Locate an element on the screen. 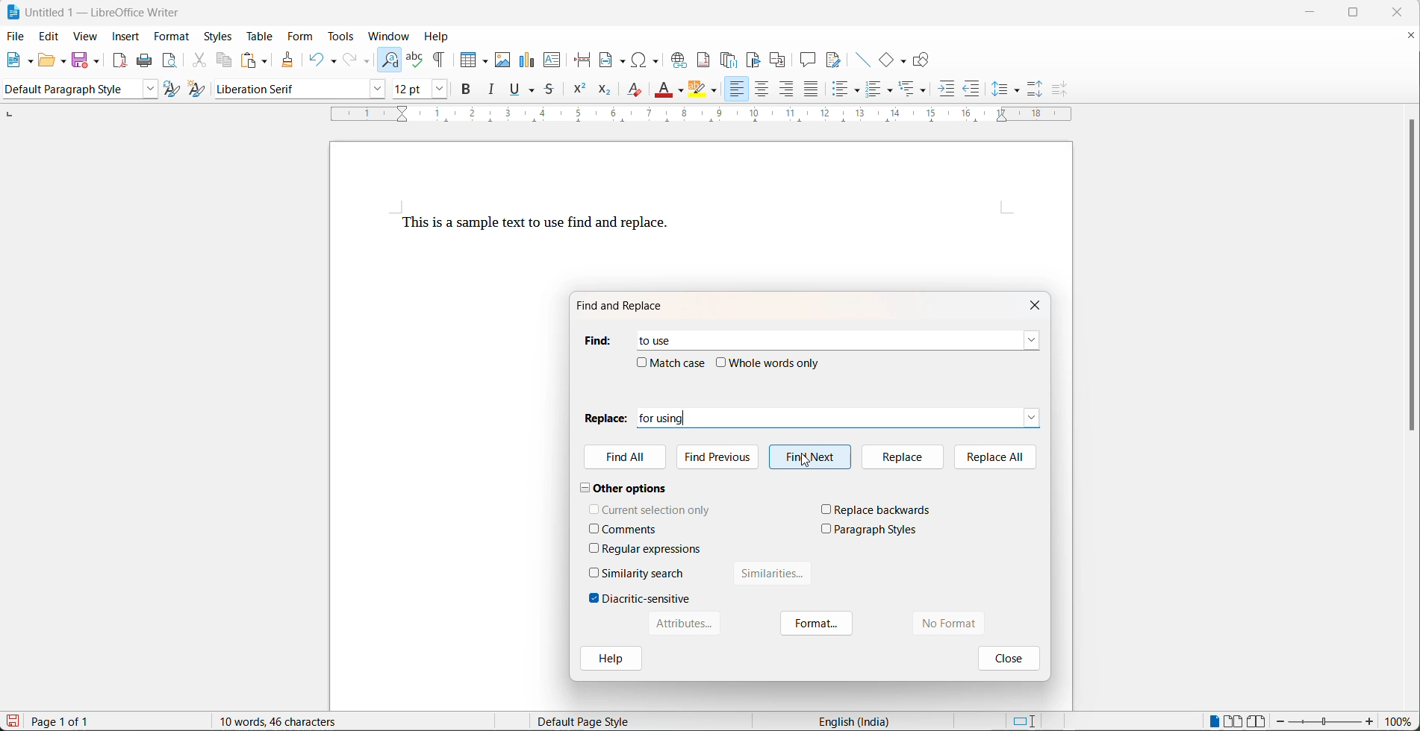 This screenshot has height=731, width=1420. whole words only is located at coordinates (776, 363).